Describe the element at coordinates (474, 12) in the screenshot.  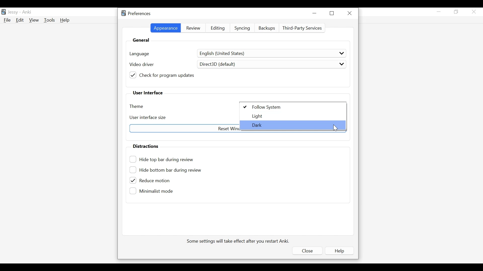
I see `Close` at that location.